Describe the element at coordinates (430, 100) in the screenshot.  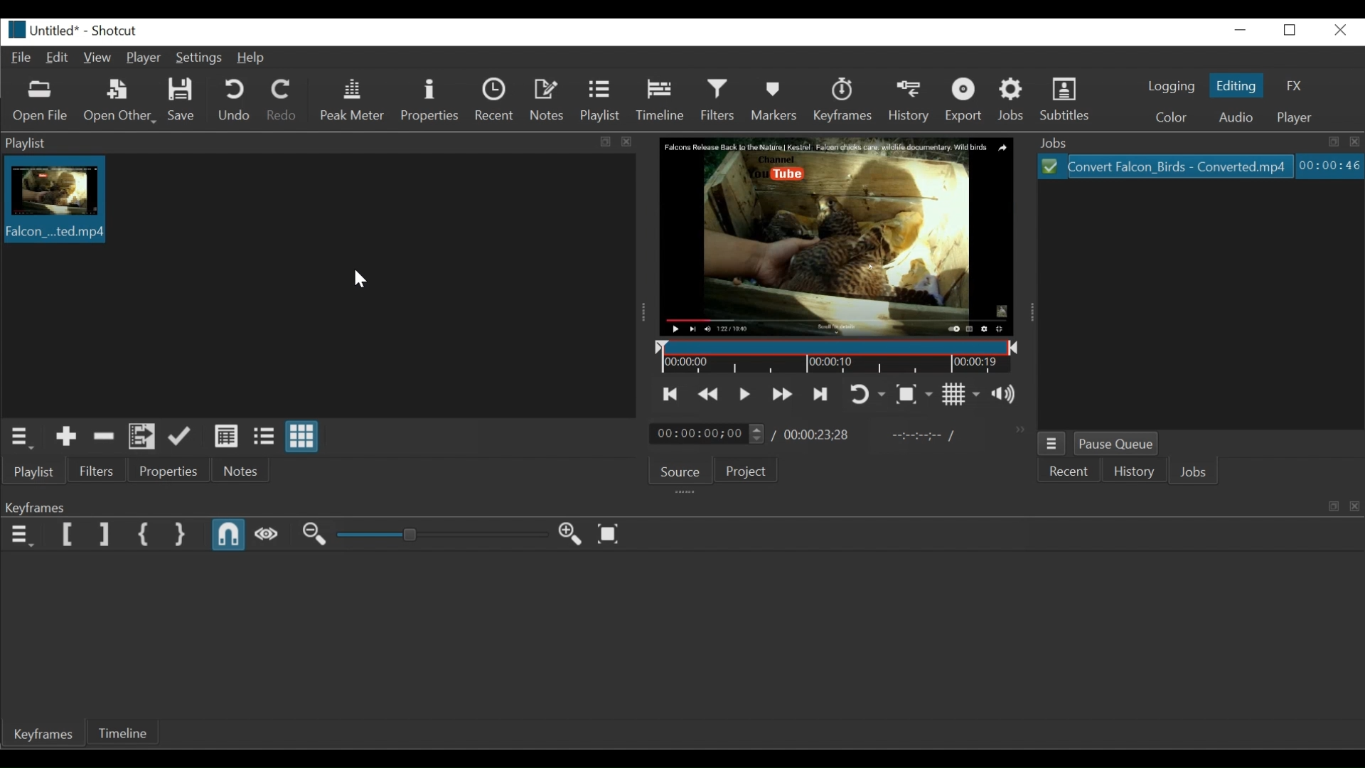
I see `Properties` at that location.